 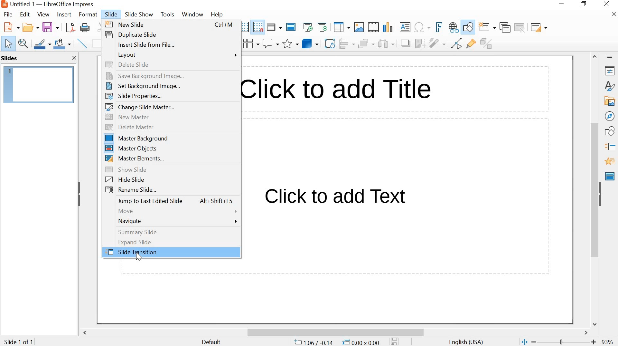 What do you see at coordinates (405, 43) in the screenshot?
I see `Shadow` at bounding box center [405, 43].